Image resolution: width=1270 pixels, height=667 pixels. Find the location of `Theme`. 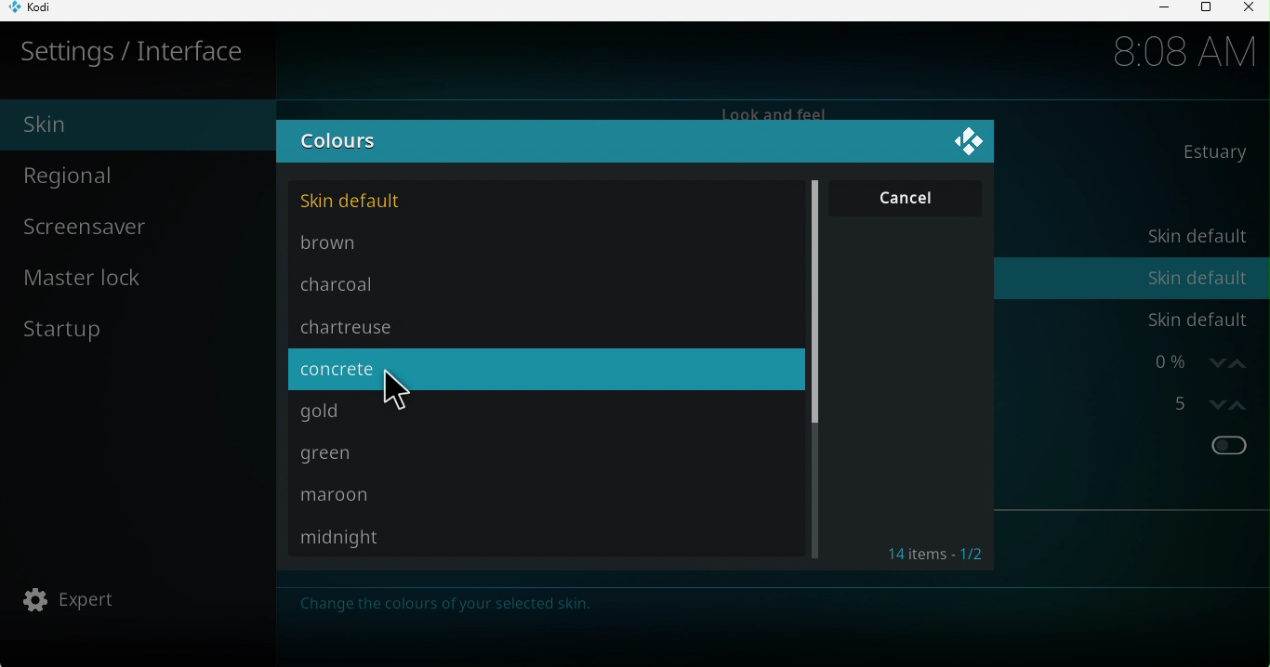

Theme is located at coordinates (1128, 234).